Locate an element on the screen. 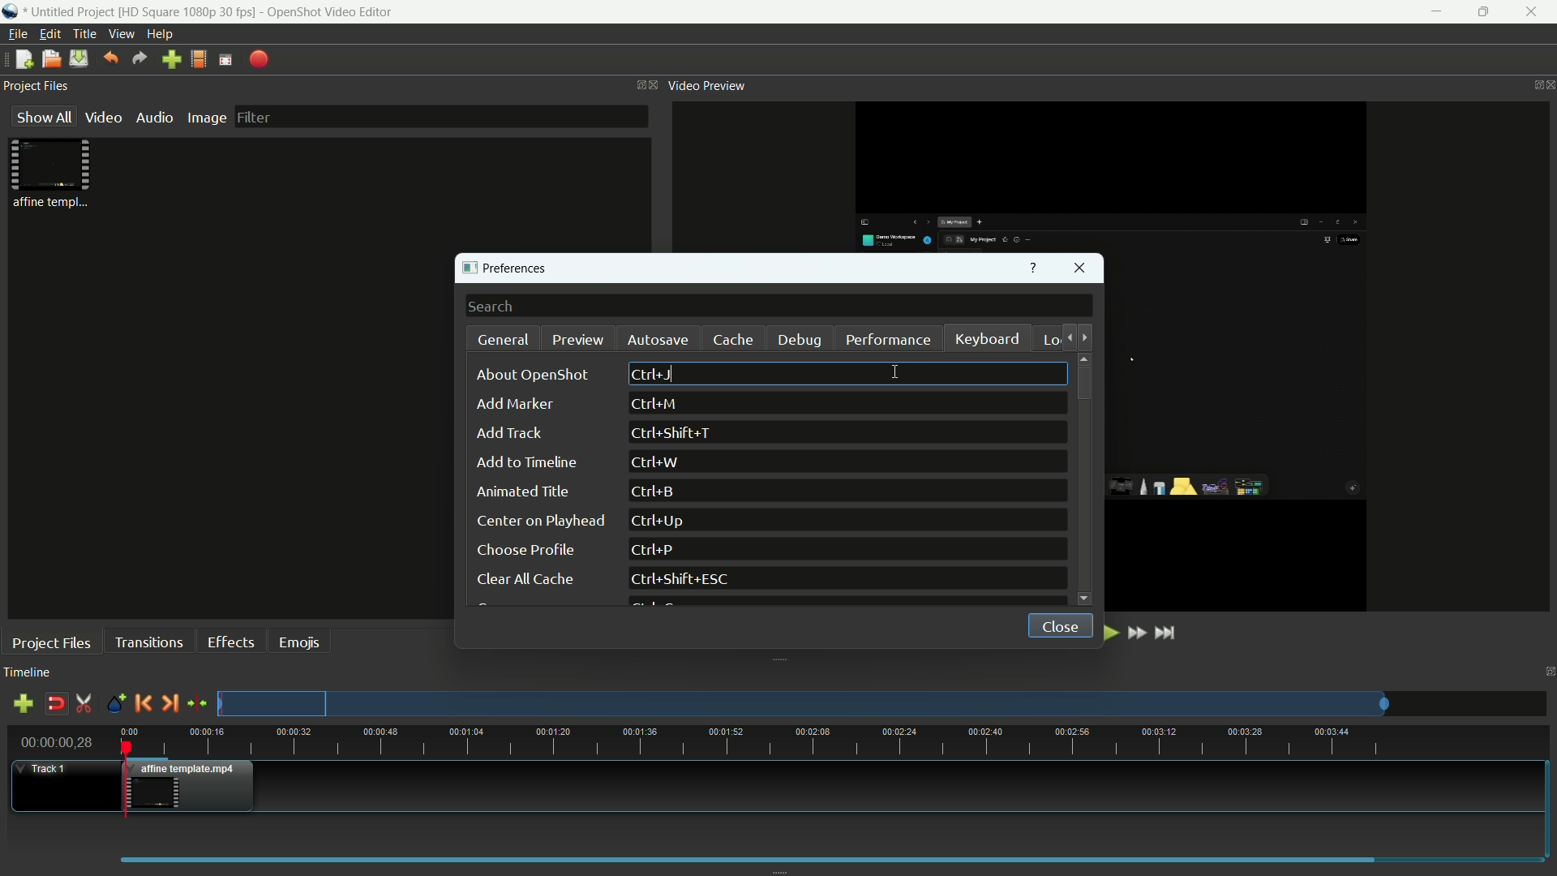  app name is located at coordinates (329, 11).